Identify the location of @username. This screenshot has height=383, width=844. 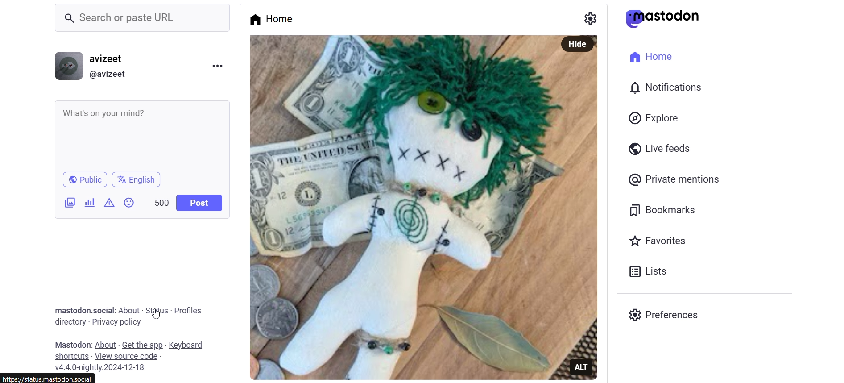
(114, 75).